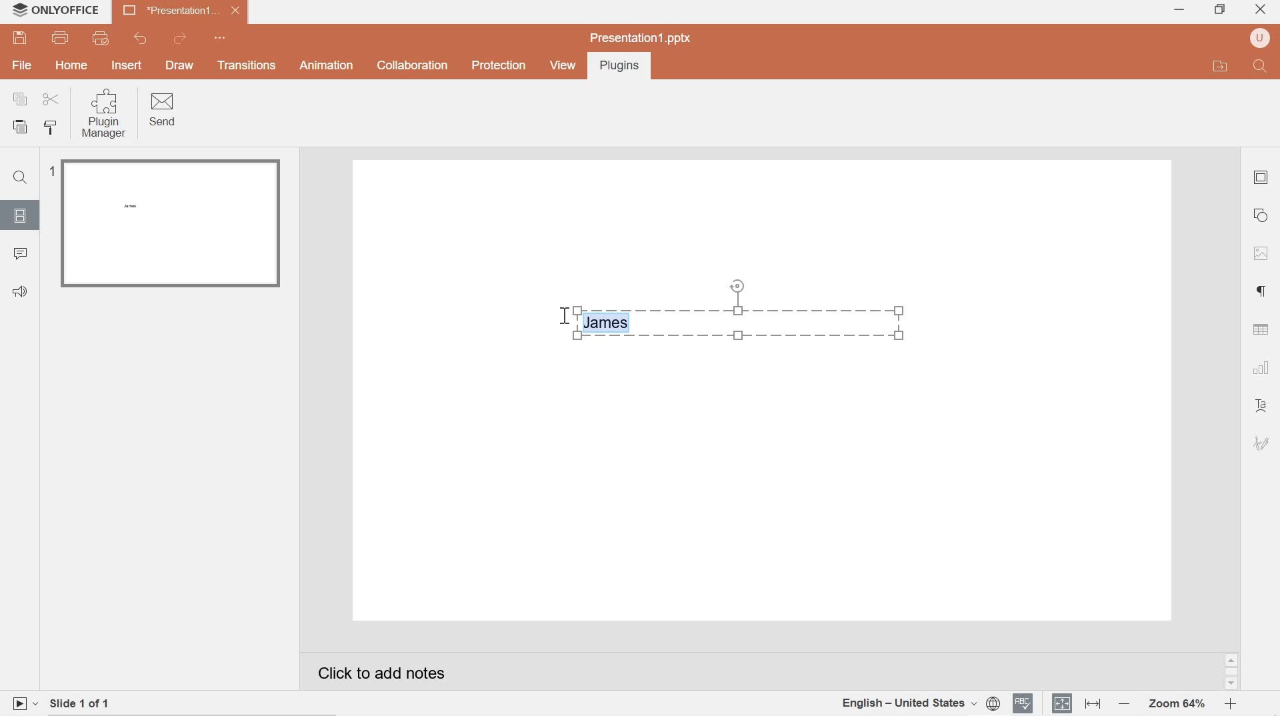  What do you see at coordinates (91, 701) in the screenshot?
I see `slide 1 of 1` at bounding box center [91, 701].